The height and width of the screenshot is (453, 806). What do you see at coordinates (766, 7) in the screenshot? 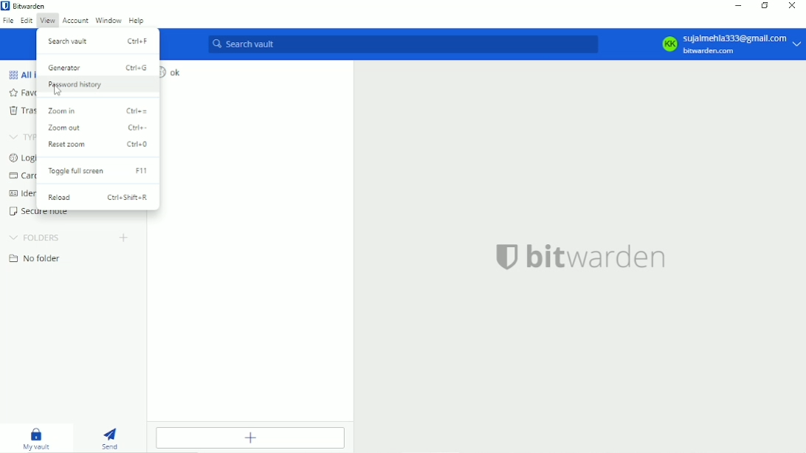
I see `Restore down` at bounding box center [766, 7].